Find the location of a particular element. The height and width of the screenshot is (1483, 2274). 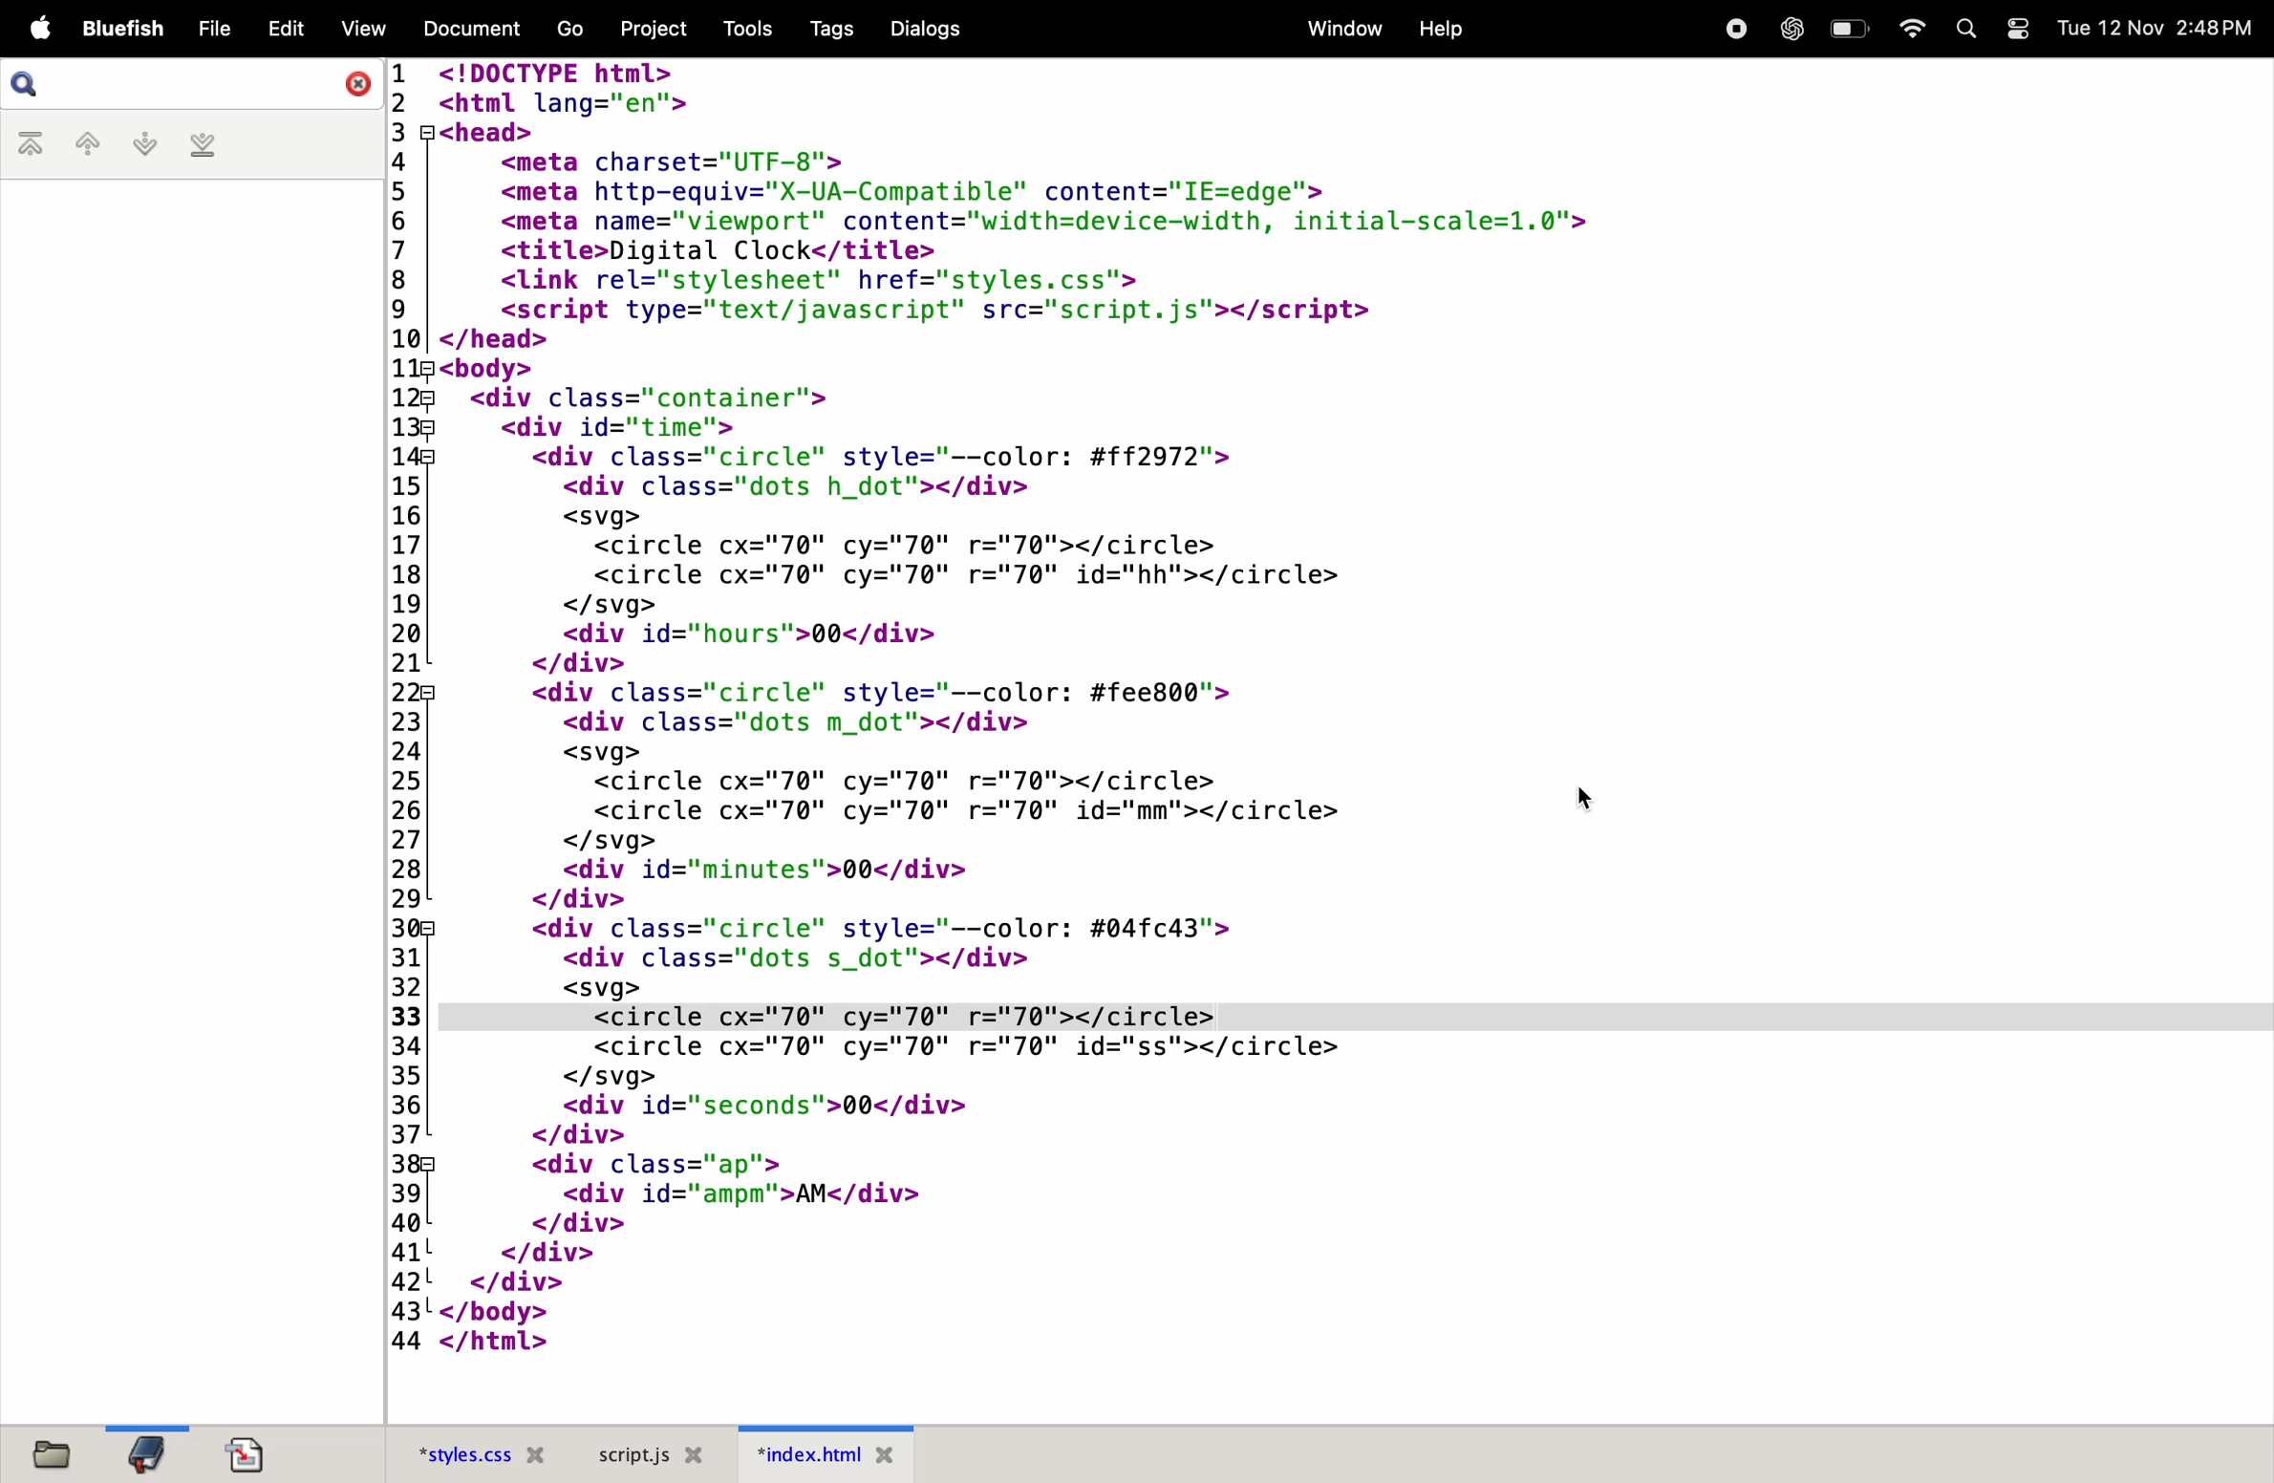

date and time is located at coordinates (2158, 26).